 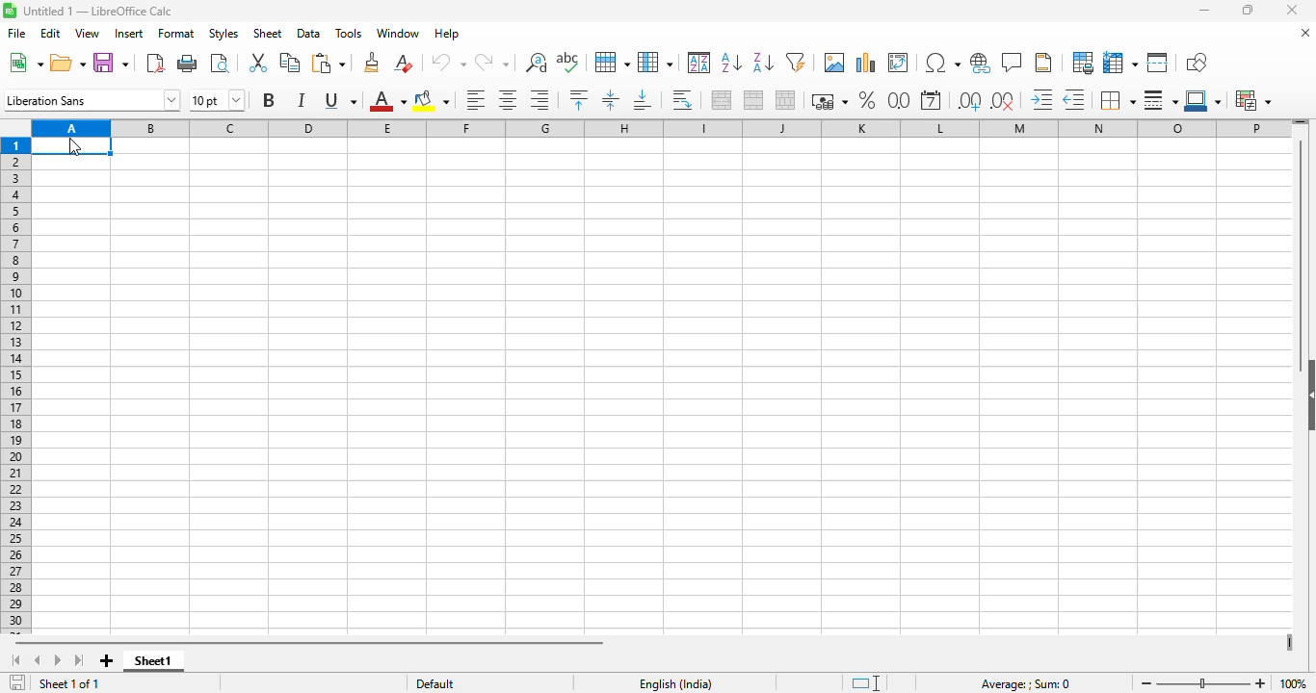 I want to click on open, so click(x=68, y=63).